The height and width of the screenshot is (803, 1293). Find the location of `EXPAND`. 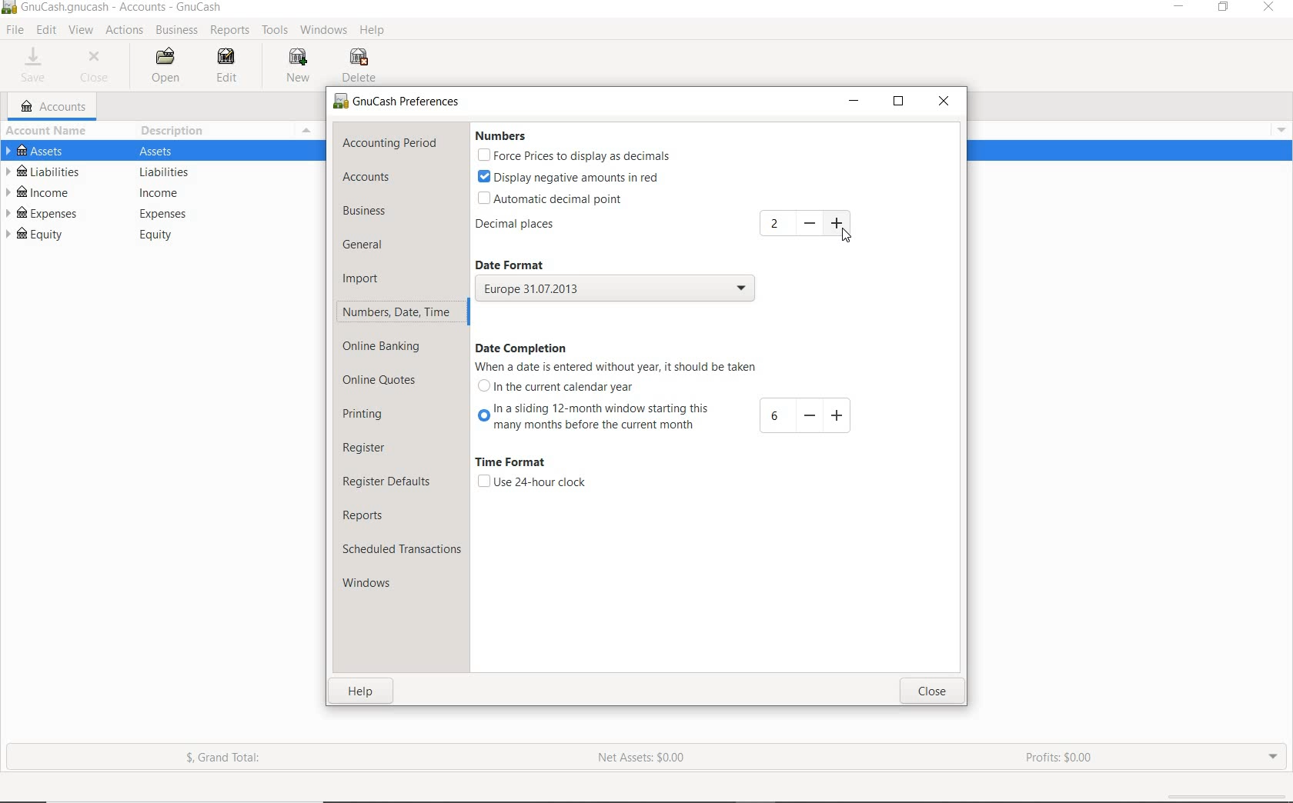

EXPAND is located at coordinates (1273, 756).